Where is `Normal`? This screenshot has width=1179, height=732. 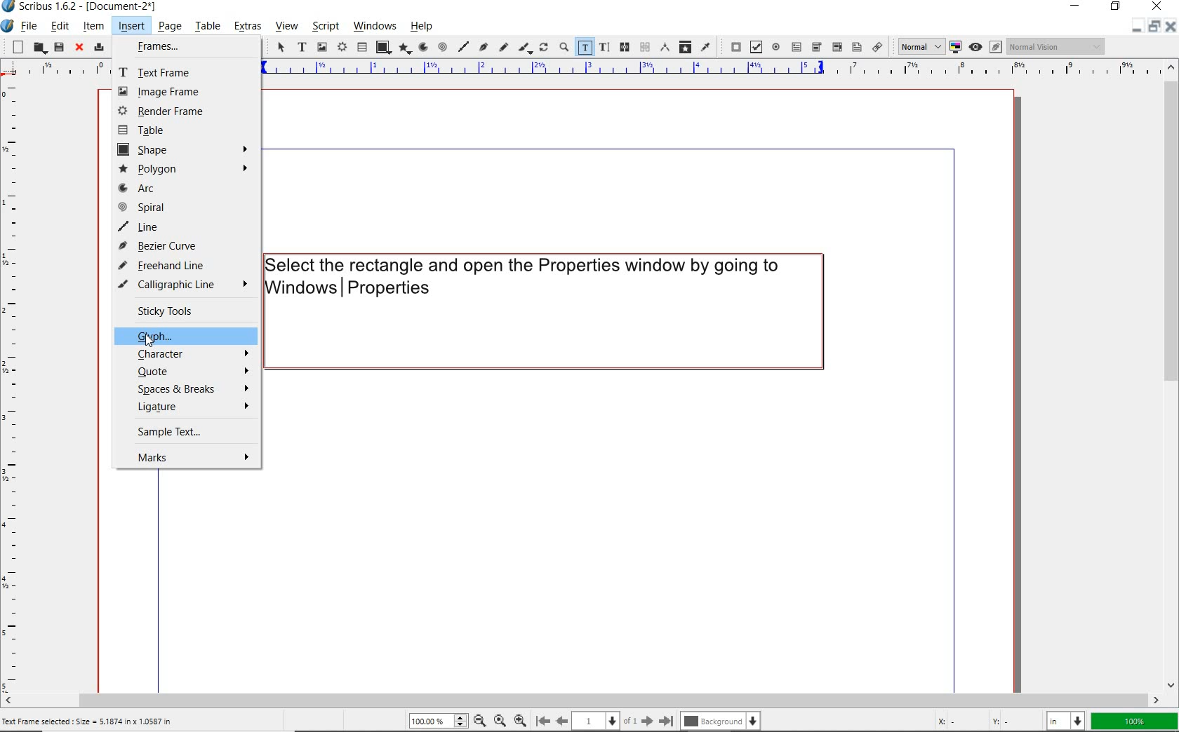 Normal is located at coordinates (917, 46).